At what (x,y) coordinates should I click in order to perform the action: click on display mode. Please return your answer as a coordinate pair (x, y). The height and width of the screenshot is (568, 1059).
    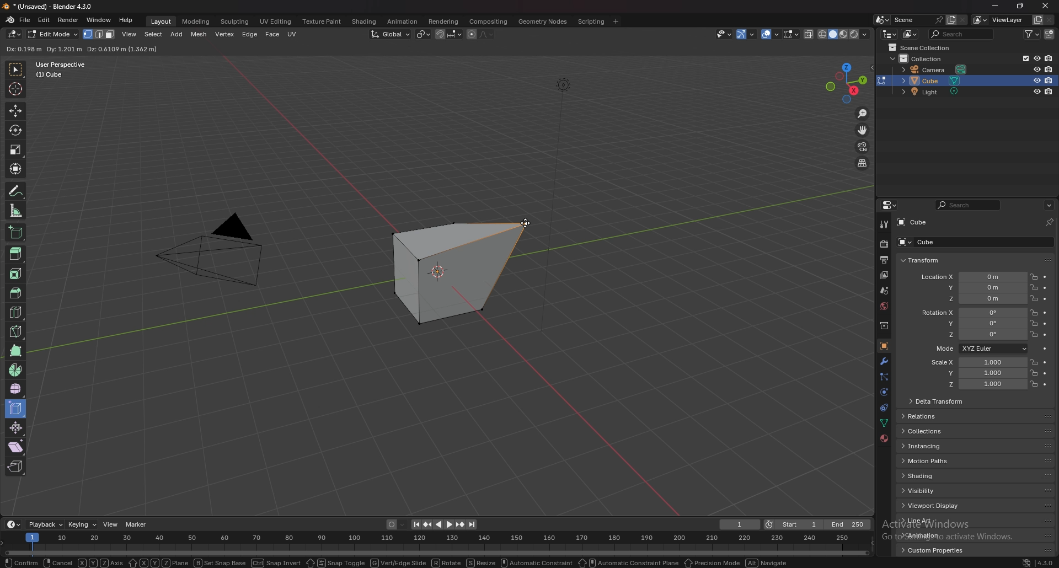
    Looking at the image, I should click on (911, 34).